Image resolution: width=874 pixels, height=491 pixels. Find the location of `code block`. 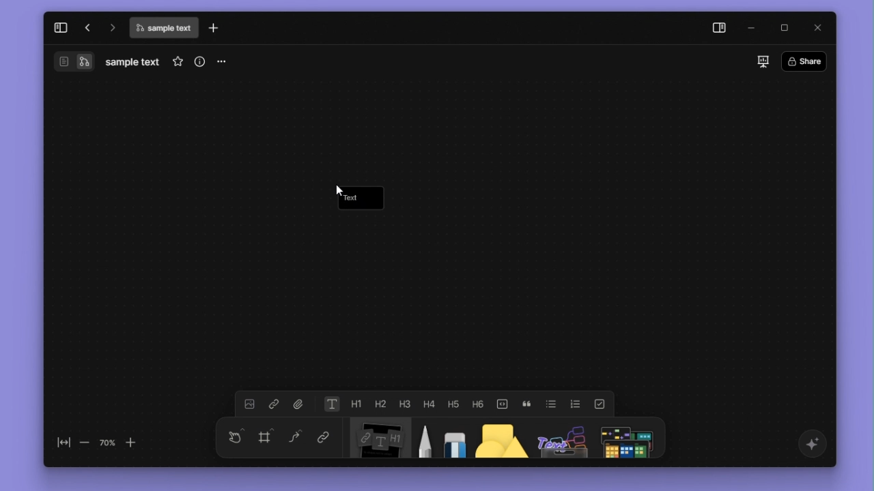

code block is located at coordinates (503, 402).